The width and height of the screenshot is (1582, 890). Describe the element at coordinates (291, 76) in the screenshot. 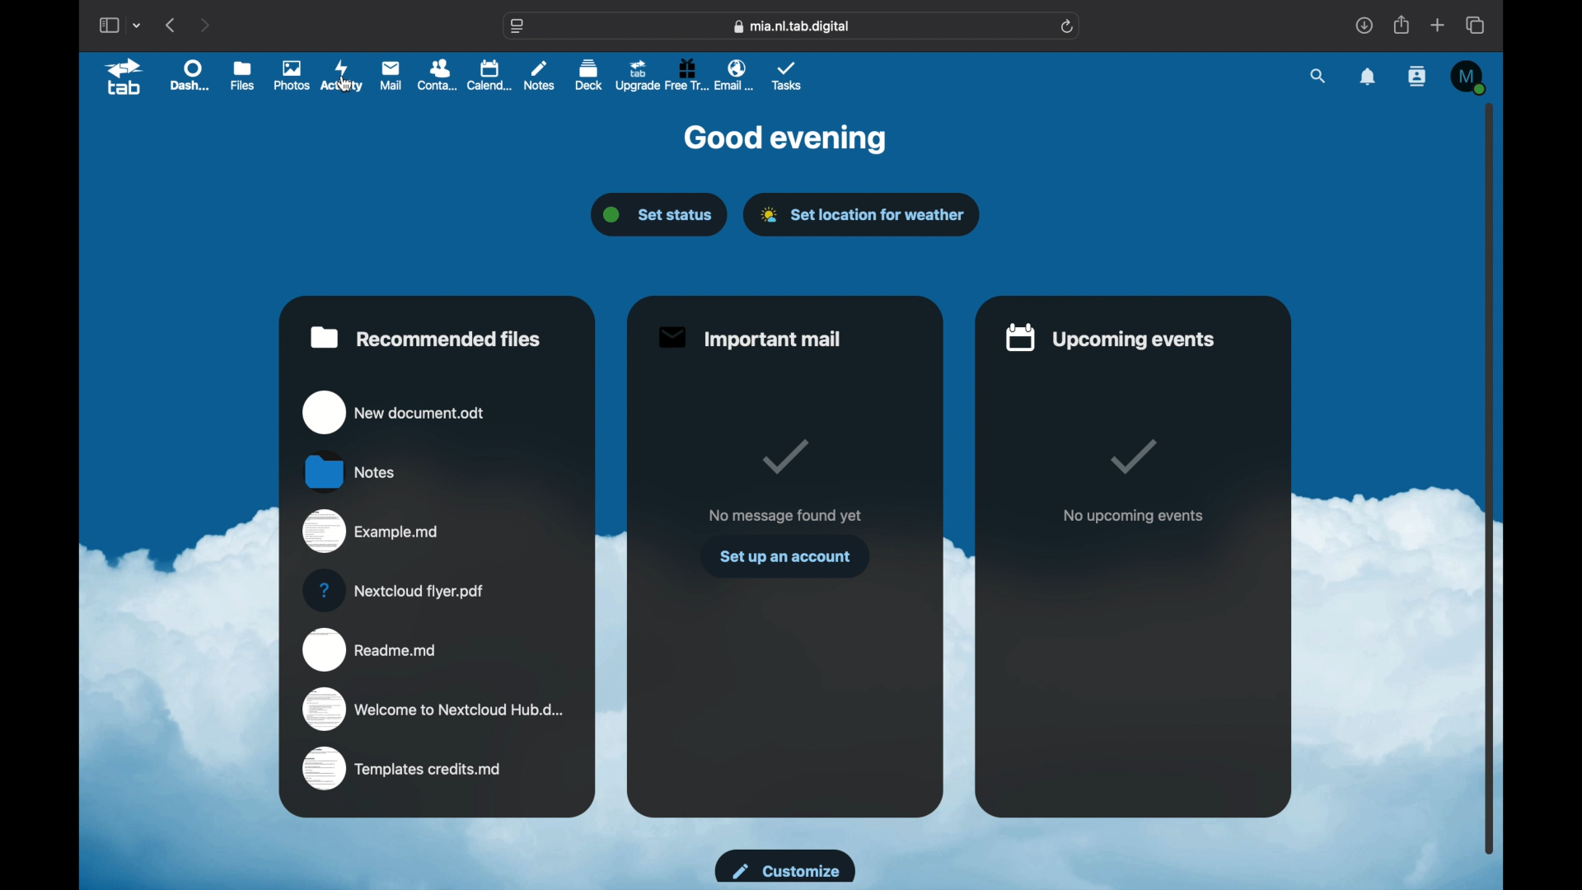

I see `photos` at that location.